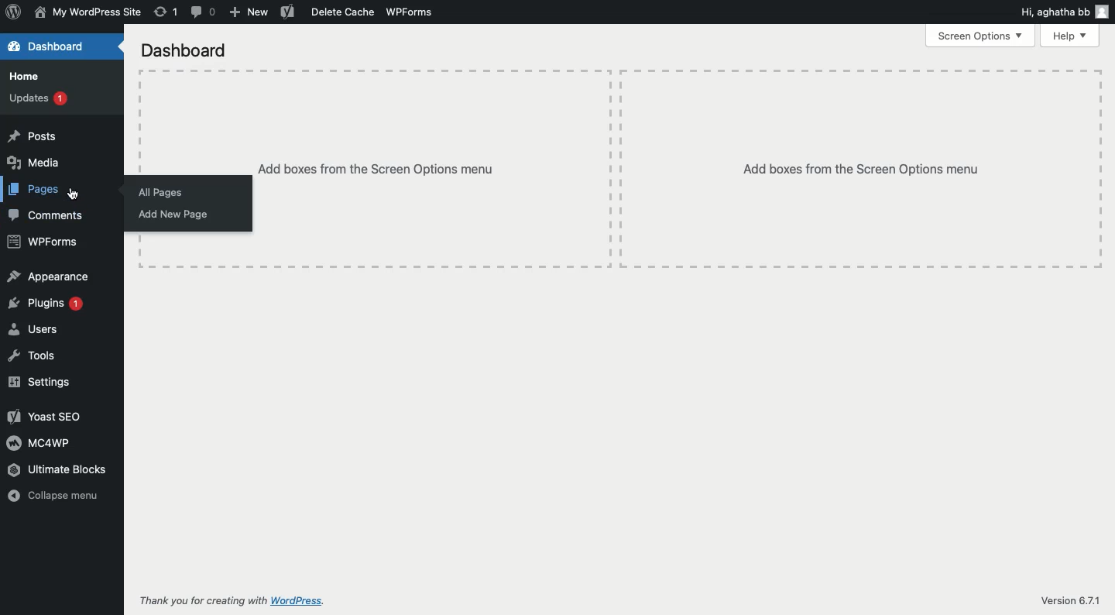 The width and height of the screenshot is (1115, 615). What do you see at coordinates (14, 13) in the screenshot?
I see `Logo` at bounding box center [14, 13].